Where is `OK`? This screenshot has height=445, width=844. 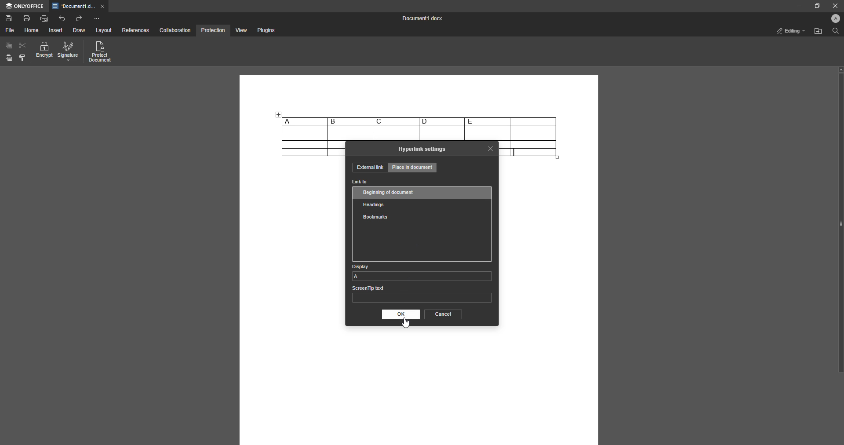 OK is located at coordinates (400, 314).